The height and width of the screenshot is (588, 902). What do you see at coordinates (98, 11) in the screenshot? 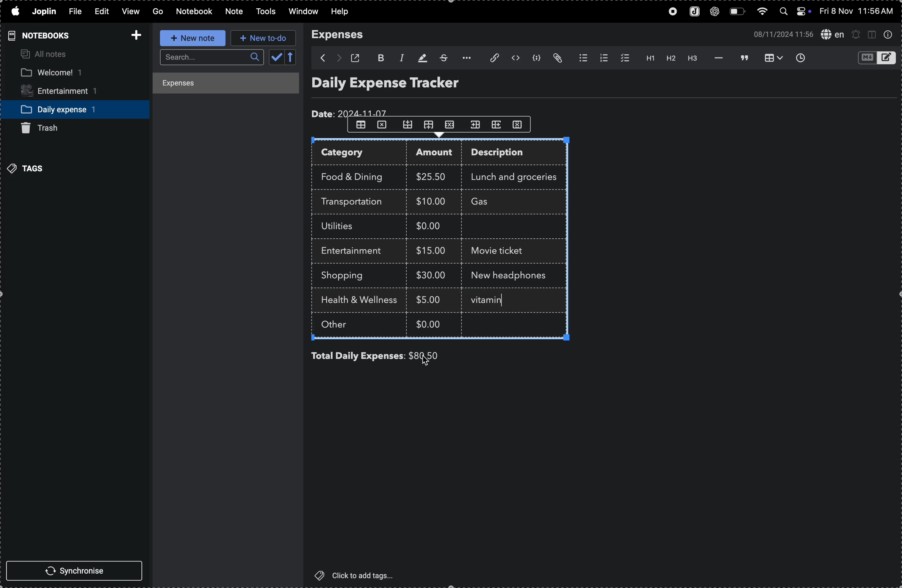
I see `edit` at bounding box center [98, 11].